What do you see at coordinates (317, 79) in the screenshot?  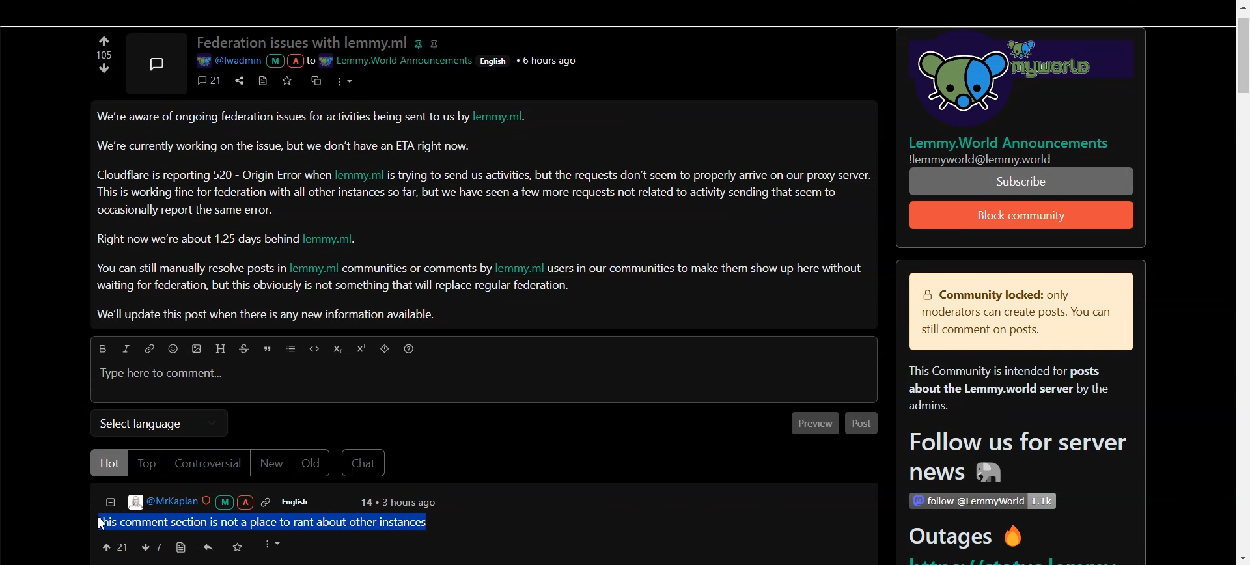 I see `cross posts` at bounding box center [317, 79].